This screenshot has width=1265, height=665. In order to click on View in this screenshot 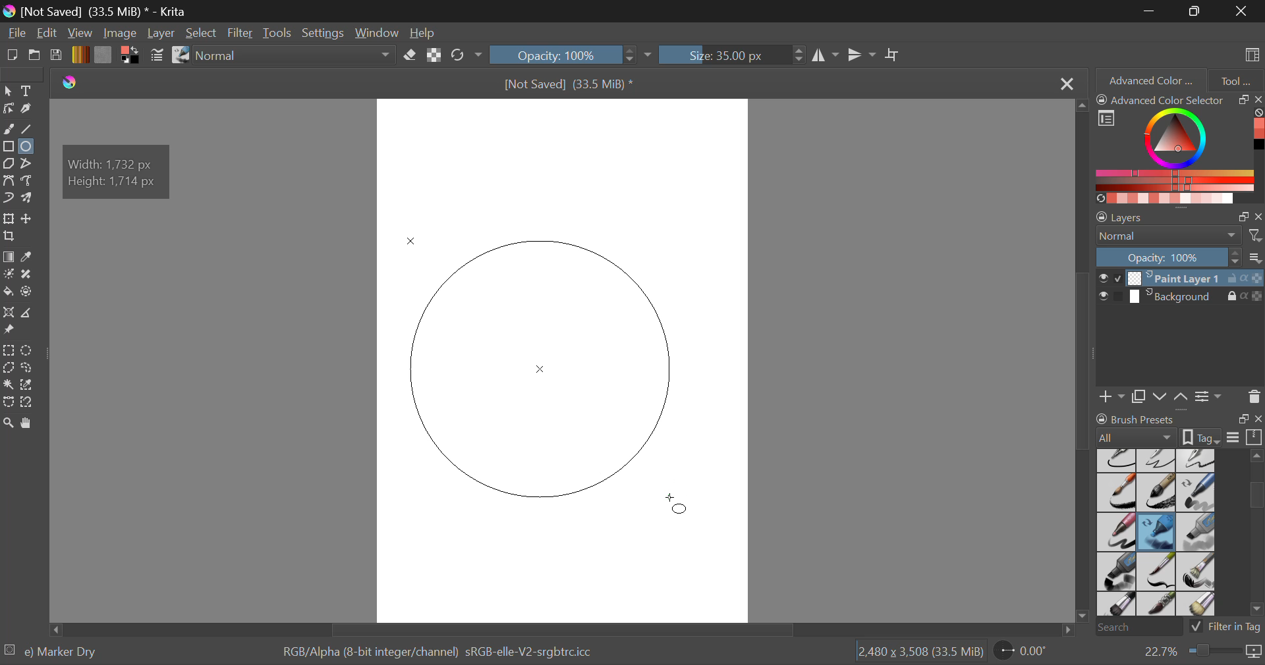, I will do `click(82, 34)`.